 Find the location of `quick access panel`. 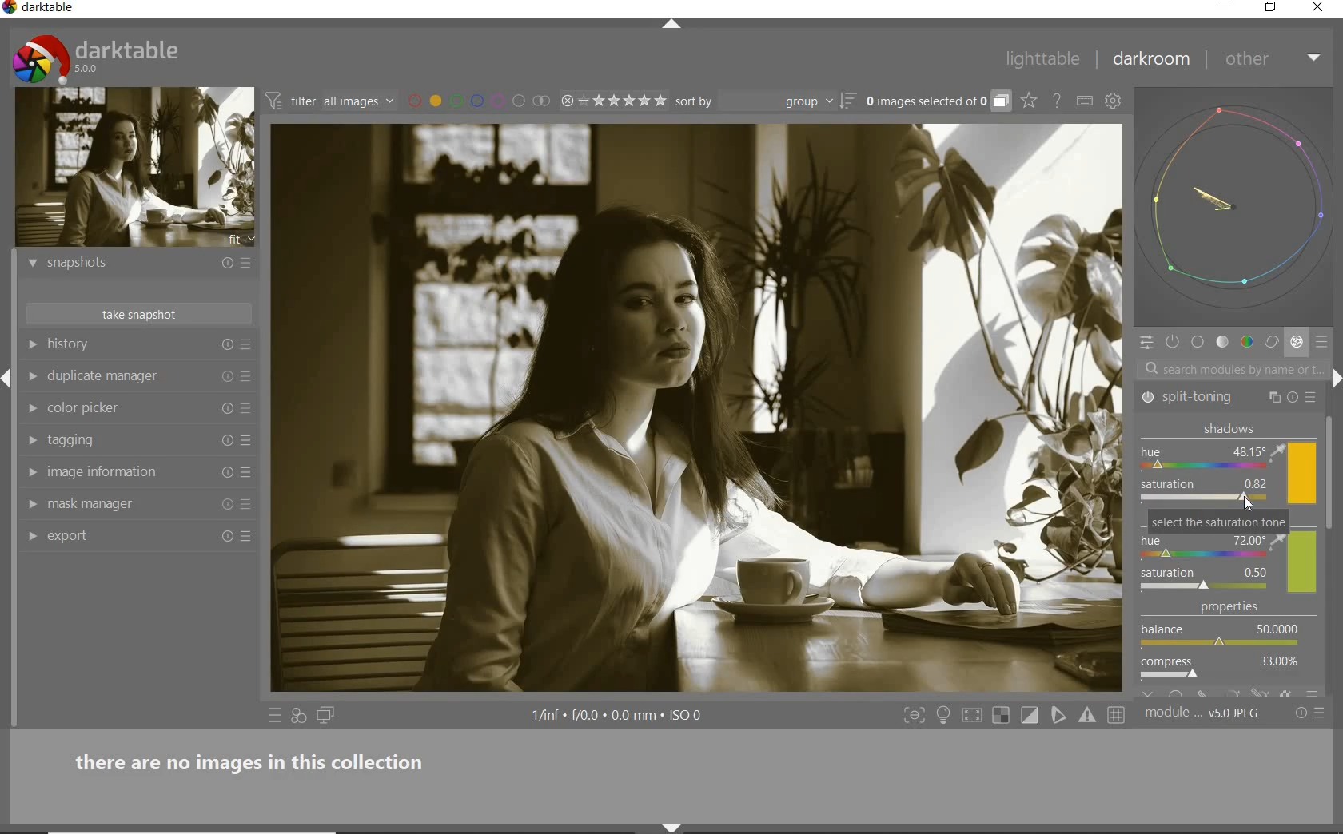

quick access panel is located at coordinates (1146, 342).